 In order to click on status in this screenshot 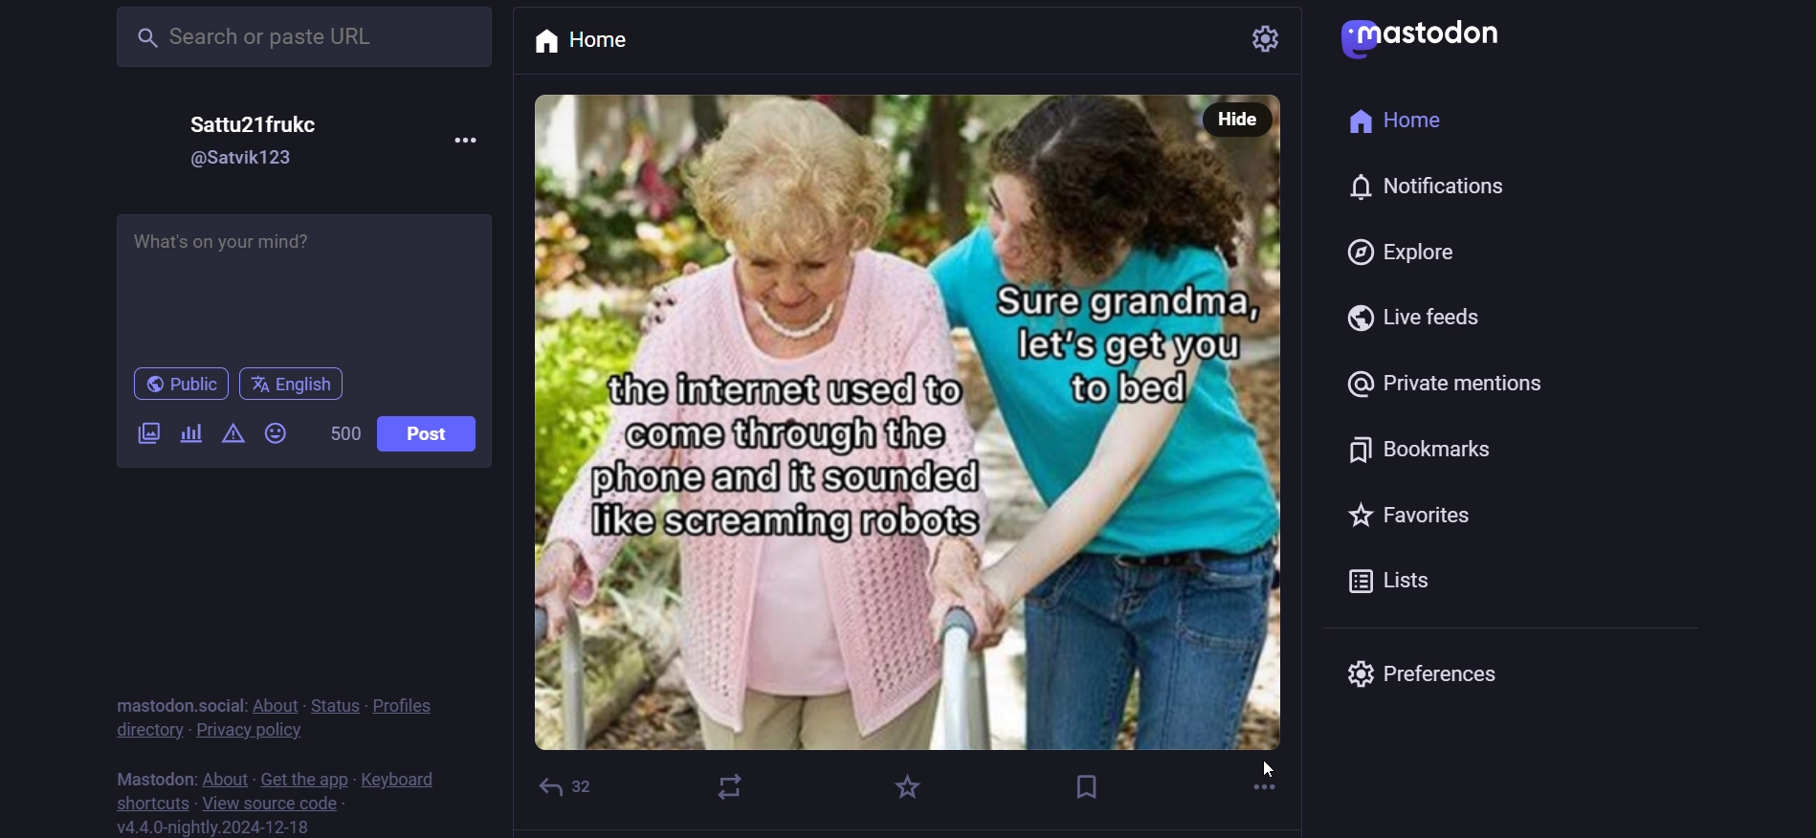, I will do `click(337, 701)`.